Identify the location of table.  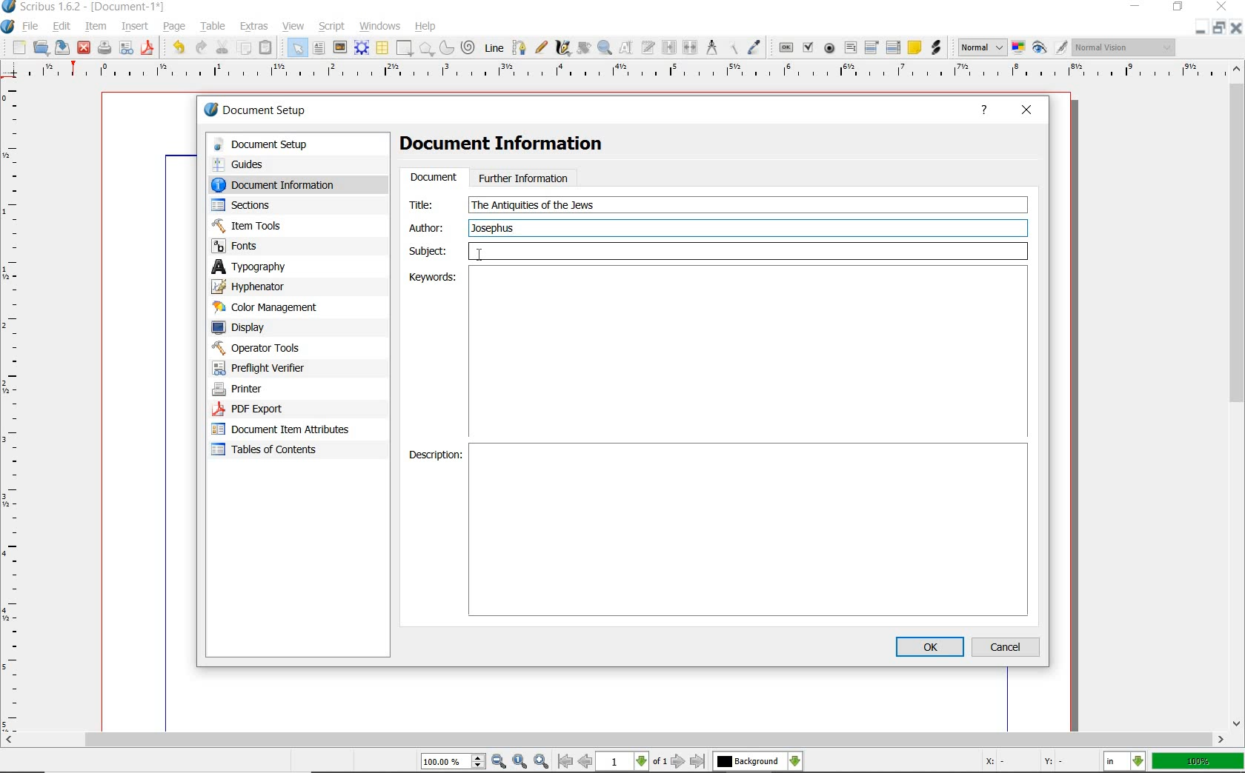
(382, 47).